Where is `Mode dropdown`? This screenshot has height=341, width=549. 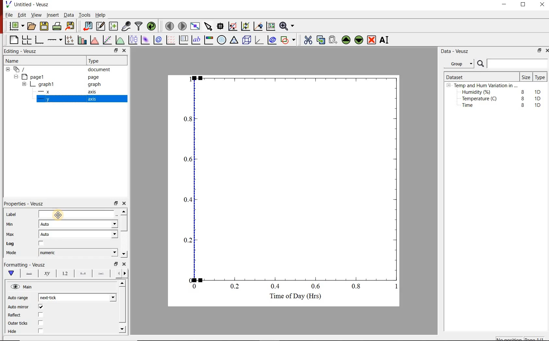 Mode dropdown is located at coordinates (107, 252).